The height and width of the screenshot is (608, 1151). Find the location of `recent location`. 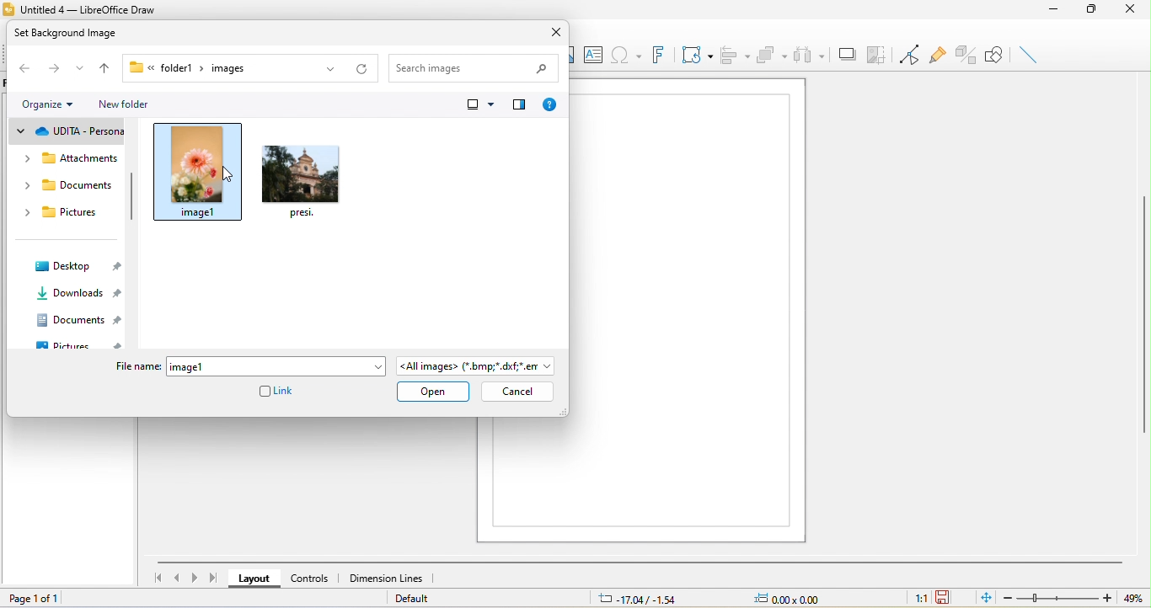

recent location is located at coordinates (77, 69).